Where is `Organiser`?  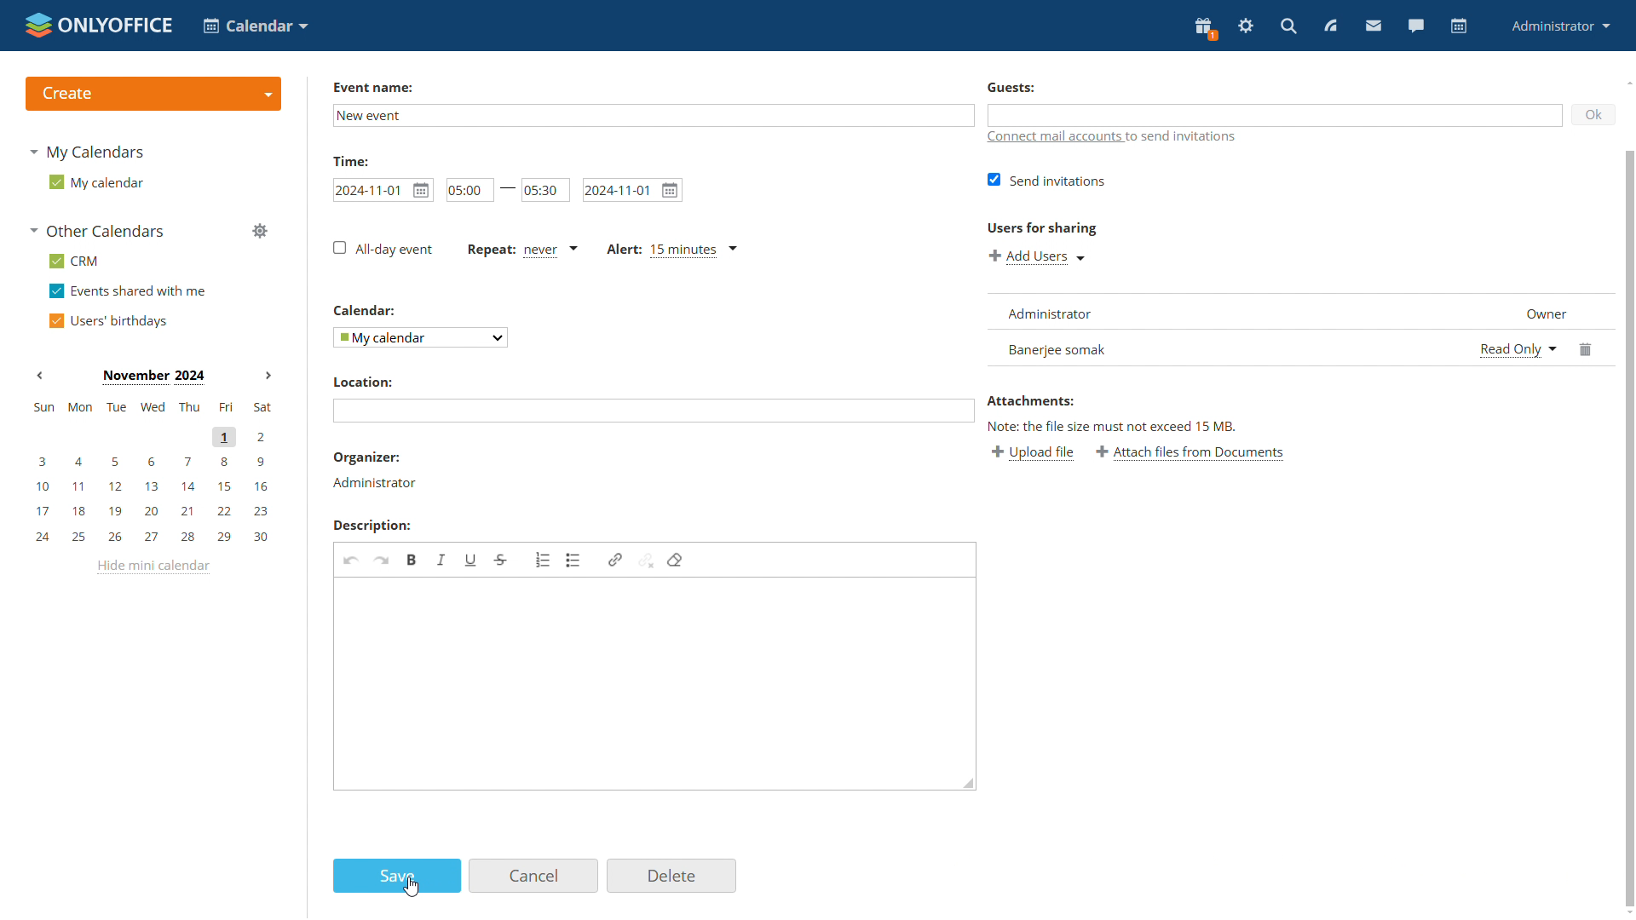 Organiser is located at coordinates (368, 456).